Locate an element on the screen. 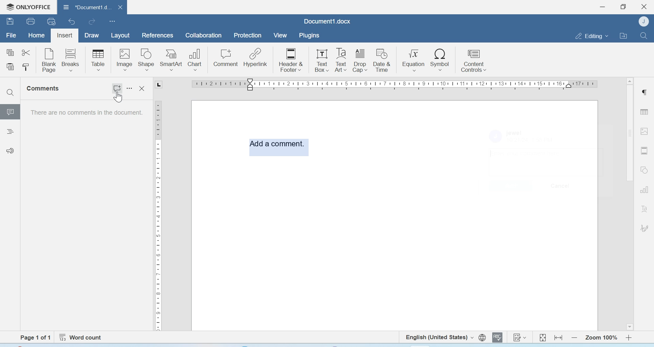  More is located at coordinates (130, 88).